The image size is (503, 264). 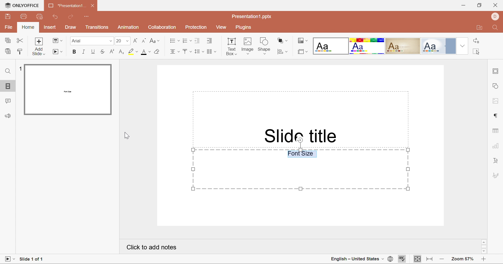 What do you see at coordinates (390, 259) in the screenshot?
I see `Set document language` at bounding box center [390, 259].